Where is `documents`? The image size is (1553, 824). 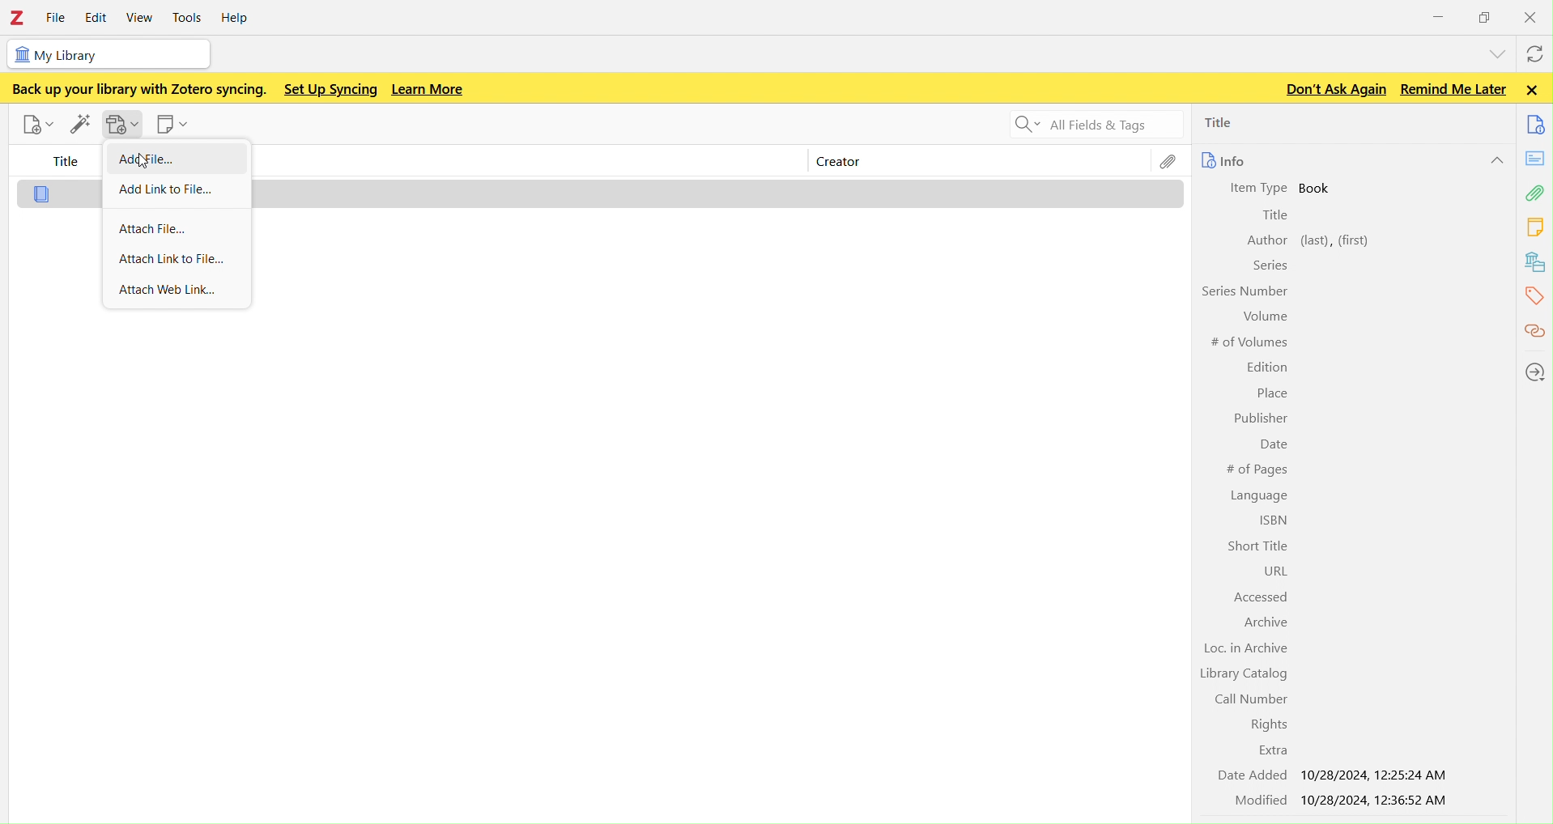 documents is located at coordinates (1538, 125).